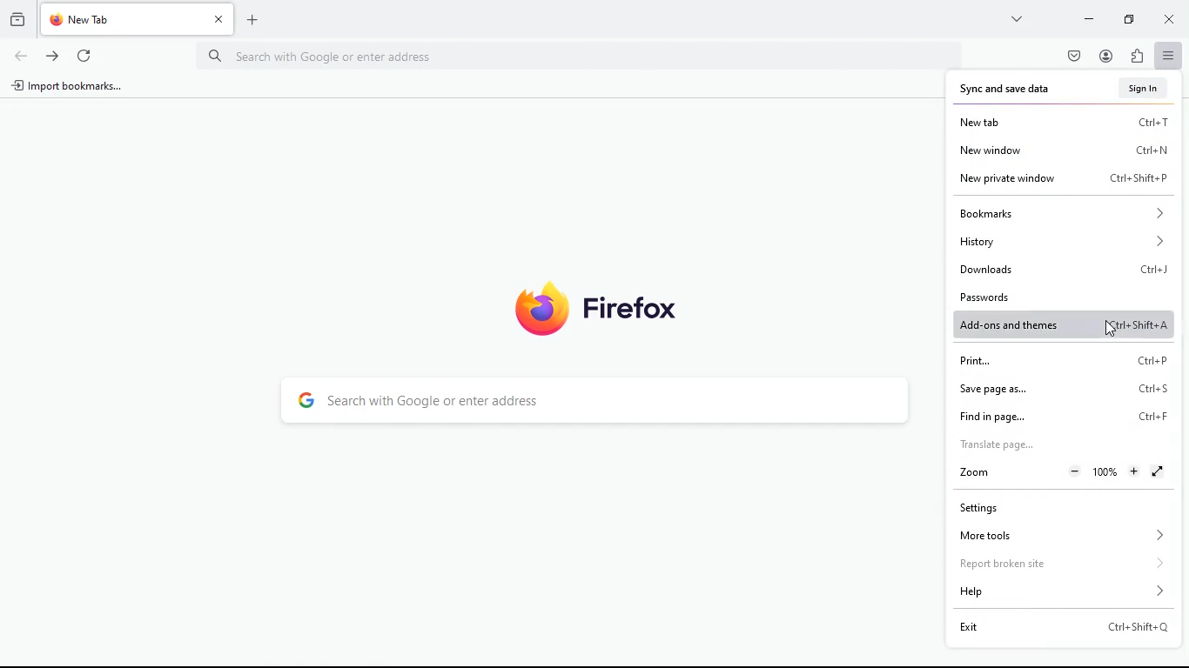  What do you see at coordinates (1018, 19) in the screenshot?
I see `more` at bounding box center [1018, 19].